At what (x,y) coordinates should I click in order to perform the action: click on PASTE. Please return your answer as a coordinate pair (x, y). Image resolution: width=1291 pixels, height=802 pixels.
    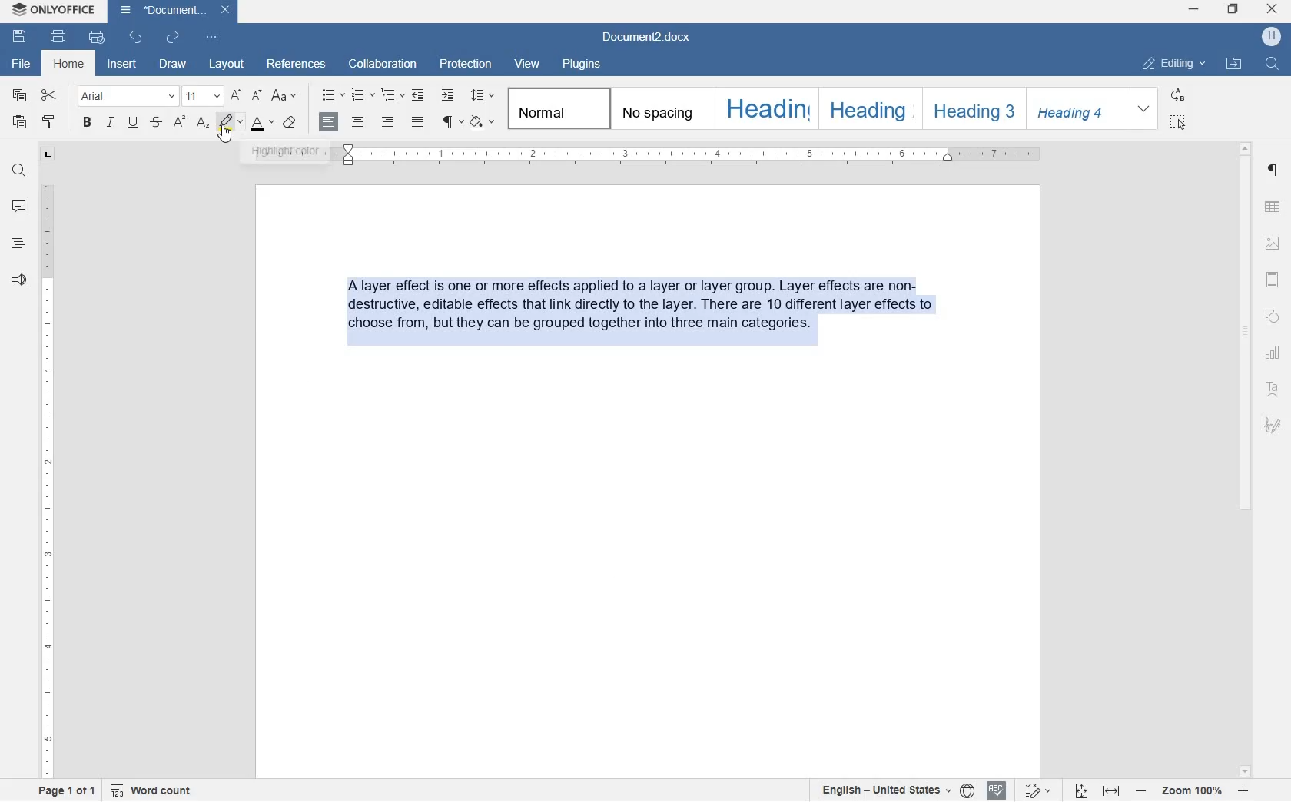
    Looking at the image, I should click on (22, 123).